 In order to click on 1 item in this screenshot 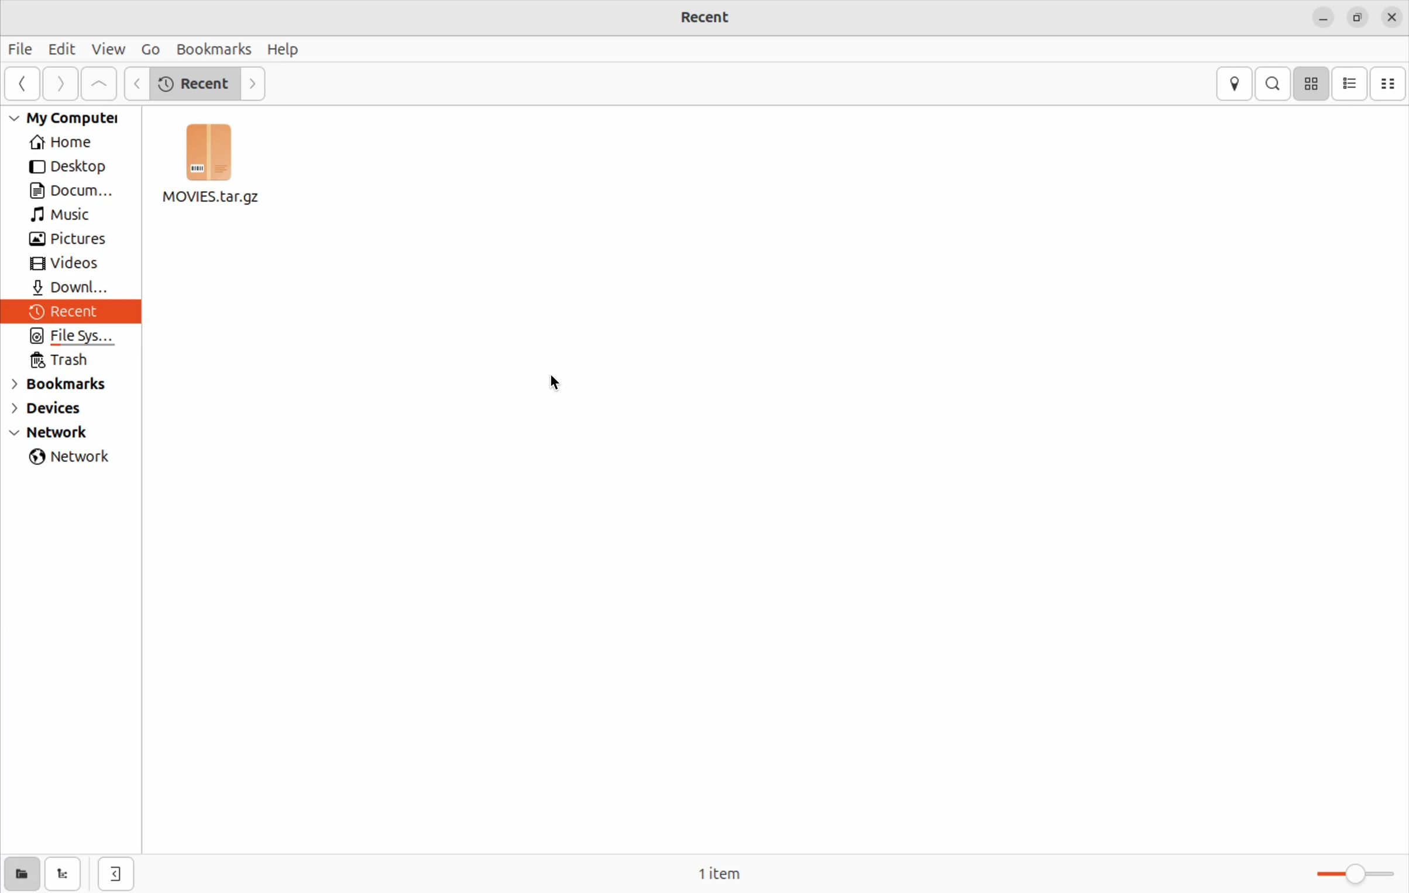, I will do `click(736, 873)`.